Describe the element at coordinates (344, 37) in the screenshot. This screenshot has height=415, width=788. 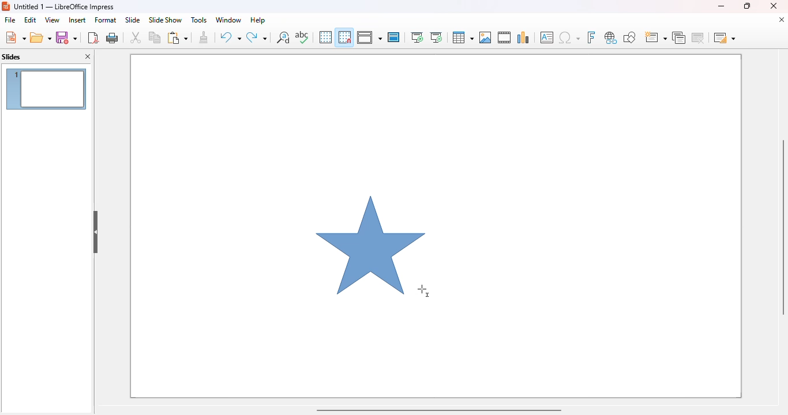
I see `snap to grid` at that location.